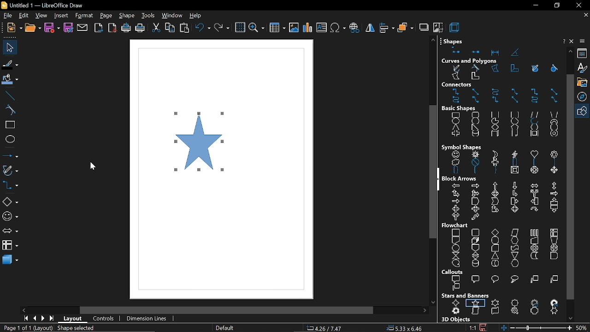 The height and width of the screenshot is (332, 590). What do you see at coordinates (387, 28) in the screenshot?
I see `align` at bounding box center [387, 28].